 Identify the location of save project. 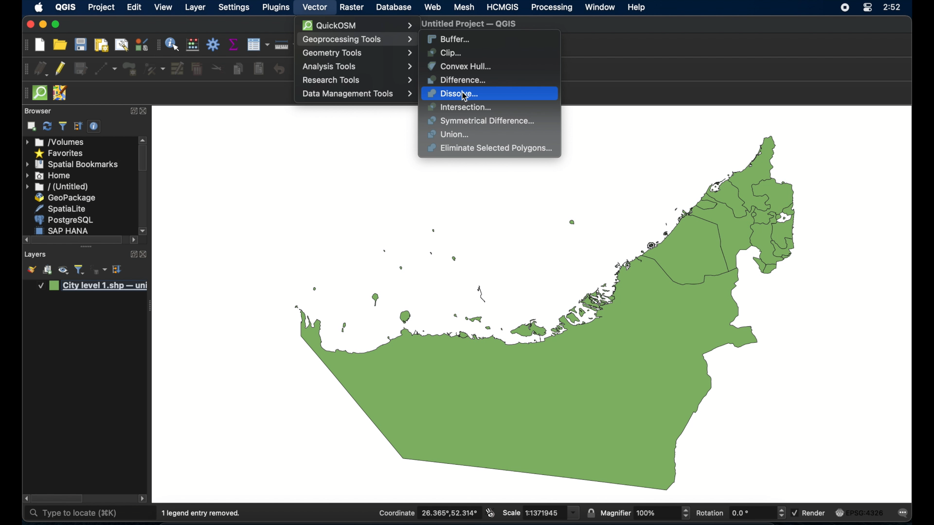
(81, 45).